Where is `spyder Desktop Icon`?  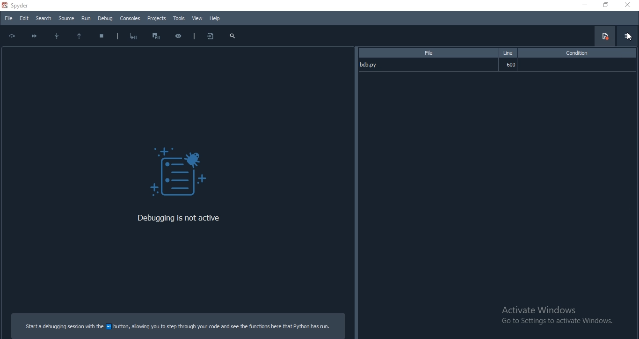
spyder Desktop Icon is located at coordinates (16, 5).